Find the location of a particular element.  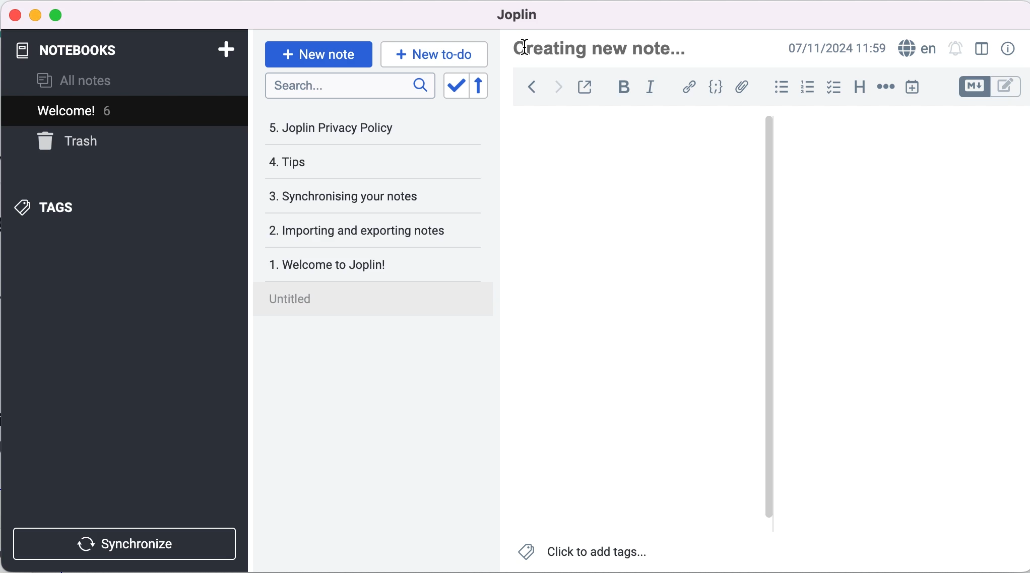

07/11/2024 09:03 is located at coordinates (826, 49).